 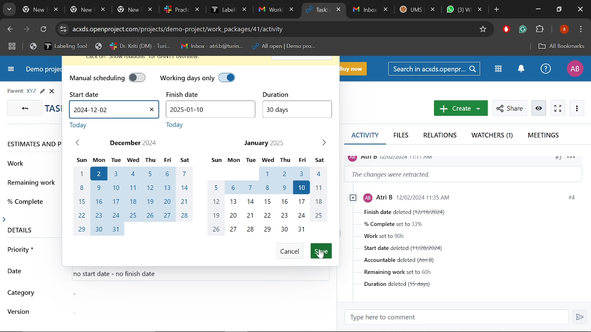 What do you see at coordinates (474, 253) in the screenshot?
I see `Task details` at bounding box center [474, 253].